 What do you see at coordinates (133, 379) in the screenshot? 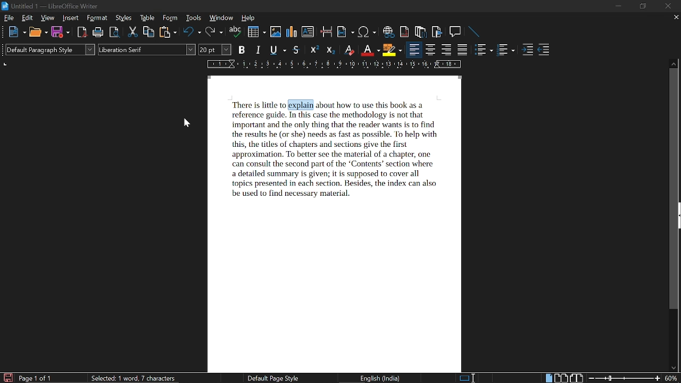
I see `selected: 1 word, 7 character` at bounding box center [133, 379].